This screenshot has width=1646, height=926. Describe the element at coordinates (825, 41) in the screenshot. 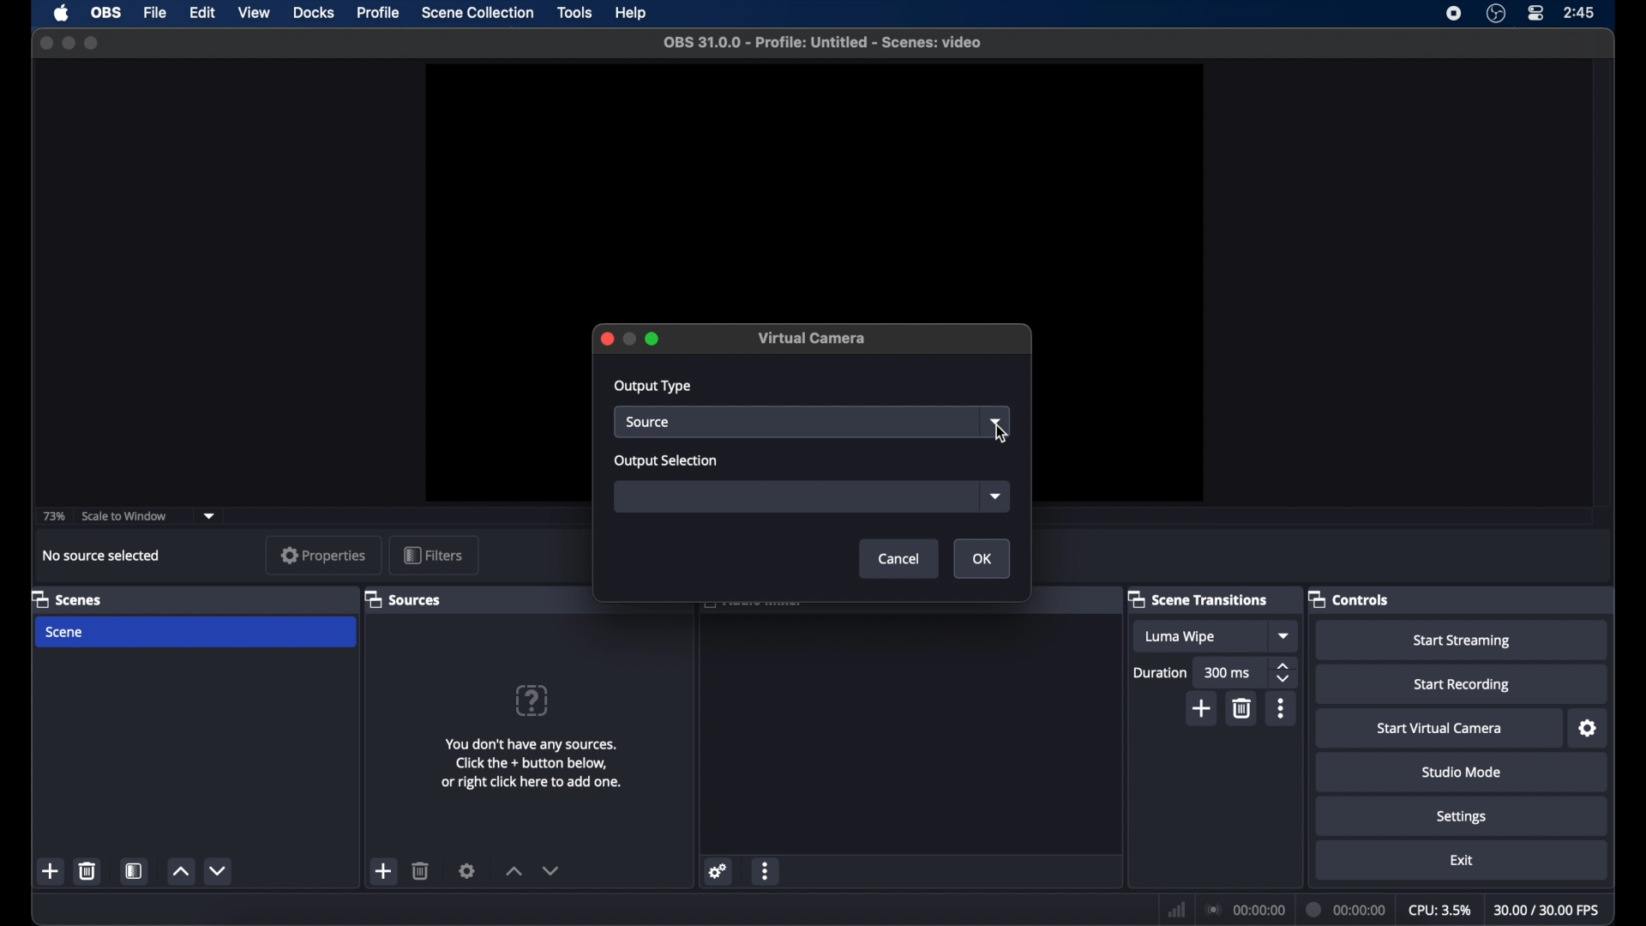

I see `file name` at that location.